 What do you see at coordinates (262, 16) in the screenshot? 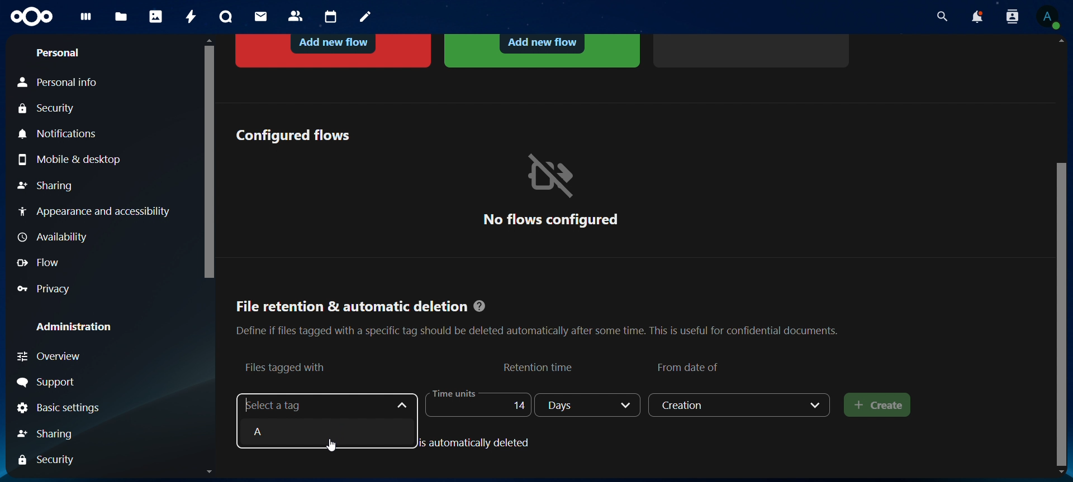
I see `mail` at bounding box center [262, 16].